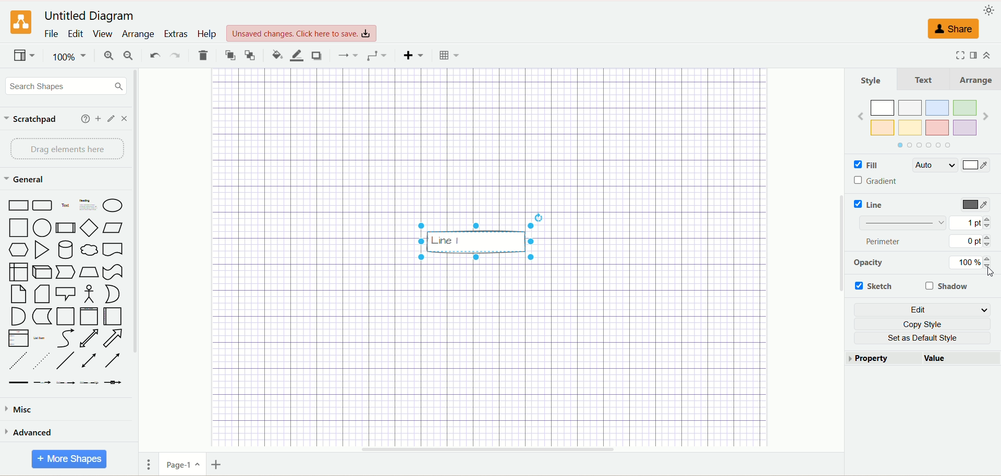 Image resolution: width=1001 pixels, height=476 pixels. What do you see at coordinates (856, 204) in the screenshot?
I see `Checkbox` at bounding box center [856, 204].